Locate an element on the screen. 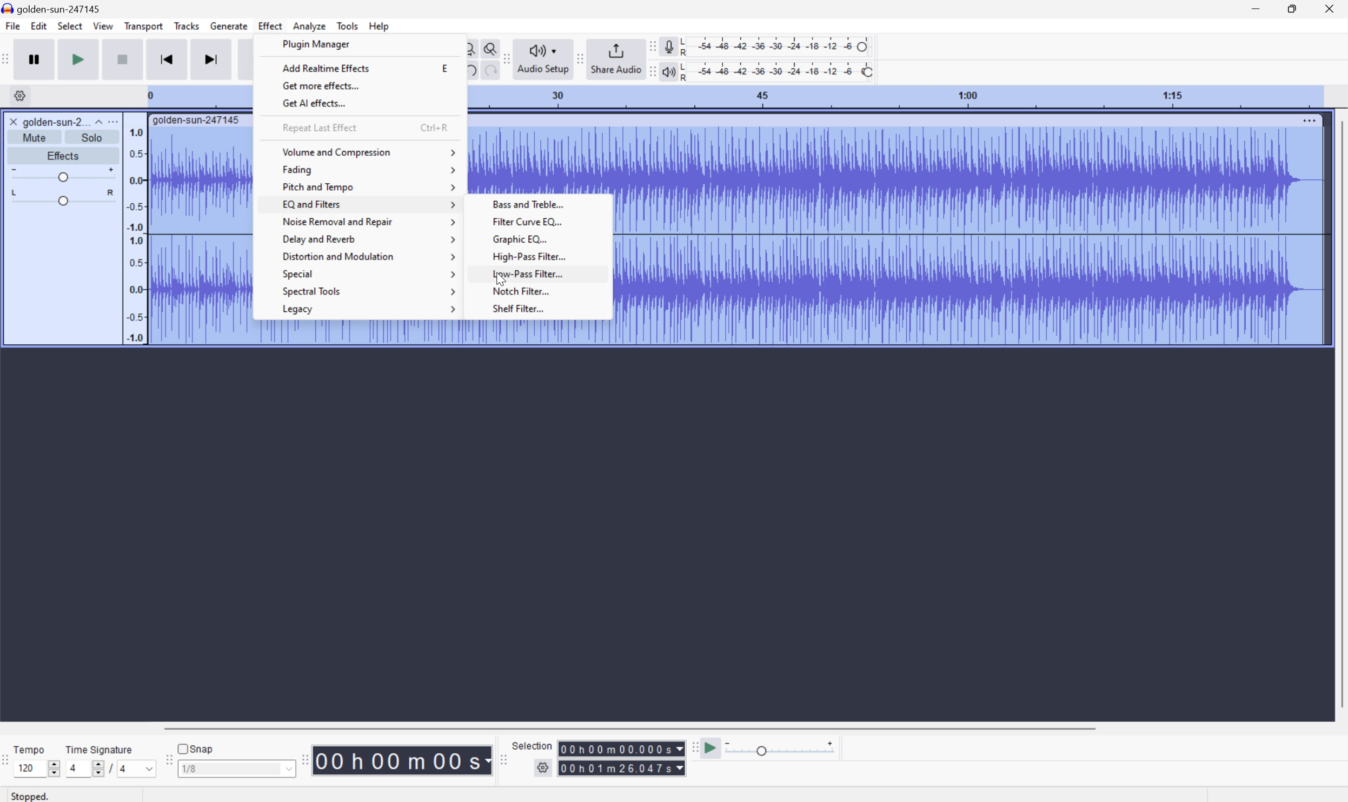 Image resolution: width=1348 pixels, height=802 pixels. Undo is located at coordinates (469, 70).